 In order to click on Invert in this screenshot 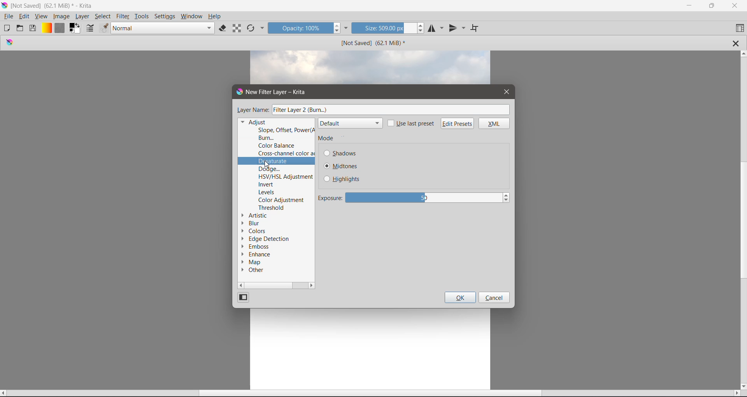, I will do `click(267, 185)`.